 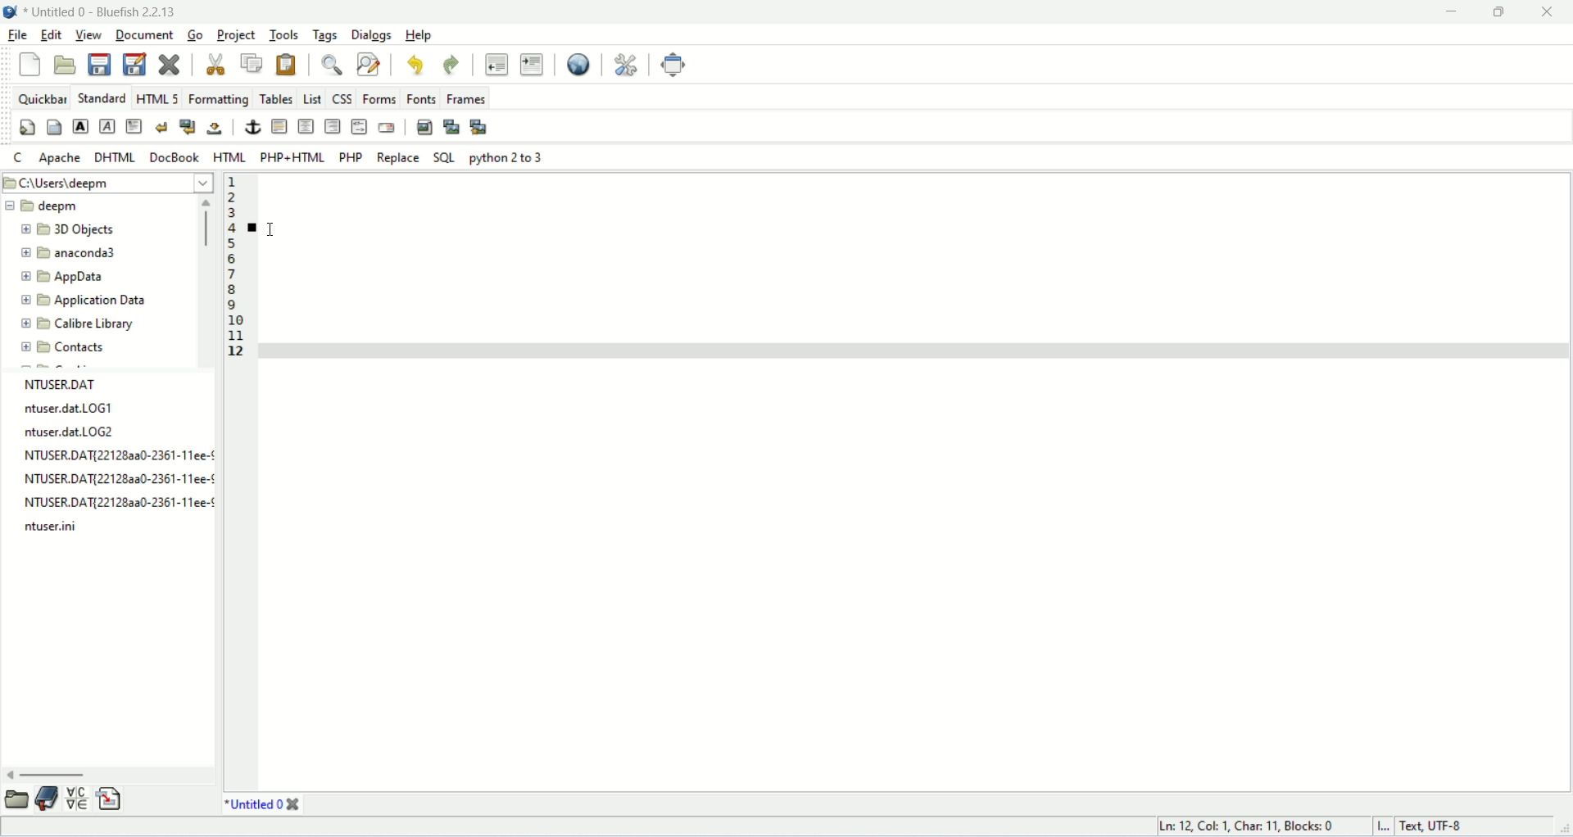 I want to click on redo, so click(x=451, y=66).